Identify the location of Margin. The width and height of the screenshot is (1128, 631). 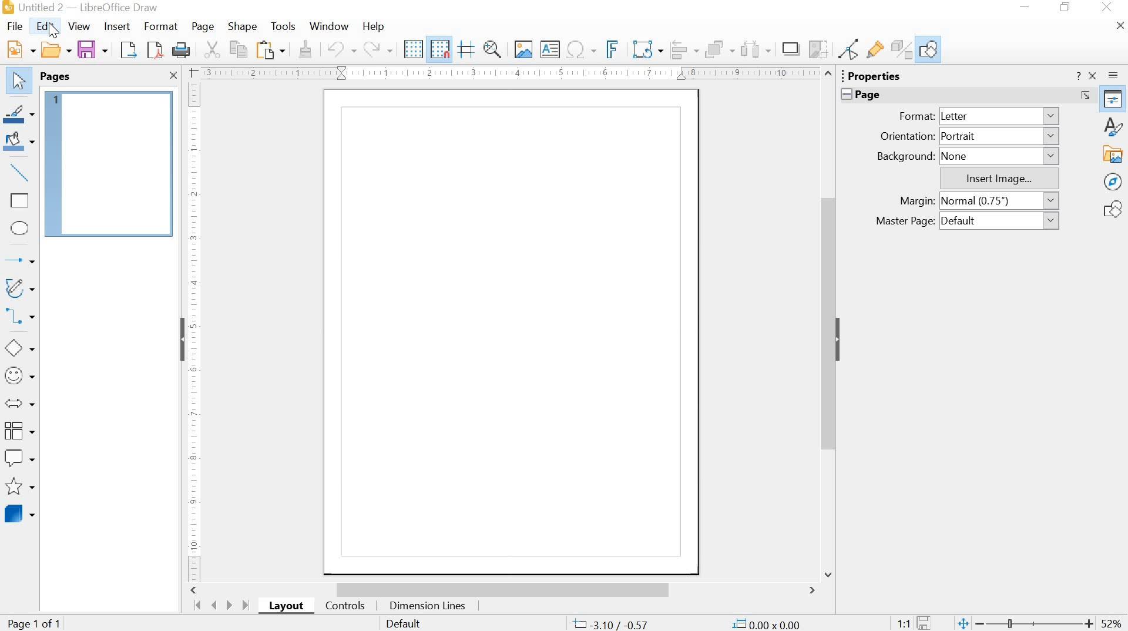
(917, 200).